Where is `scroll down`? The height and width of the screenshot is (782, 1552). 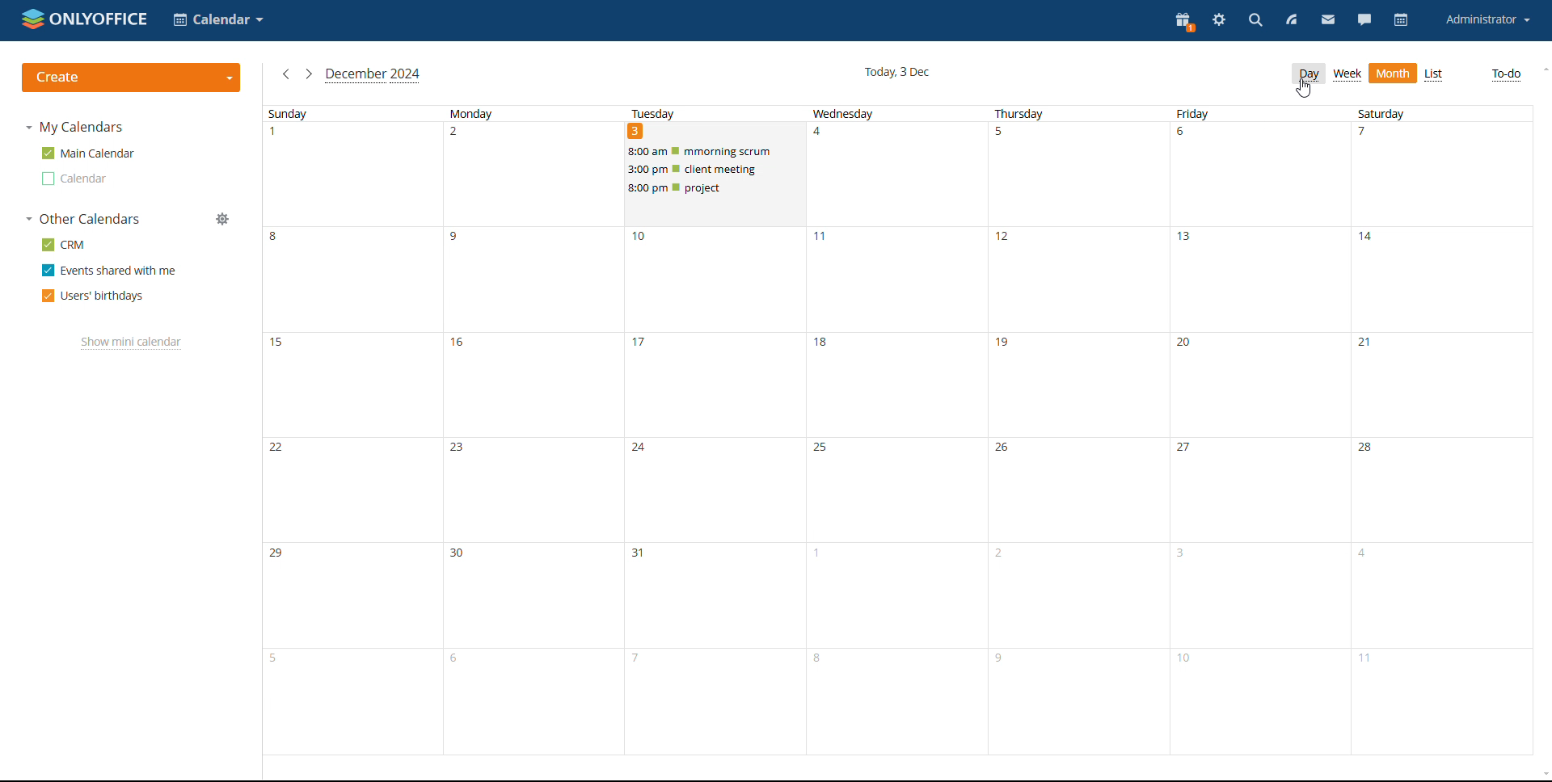
scroll down is located at coordinates (1542, 775).